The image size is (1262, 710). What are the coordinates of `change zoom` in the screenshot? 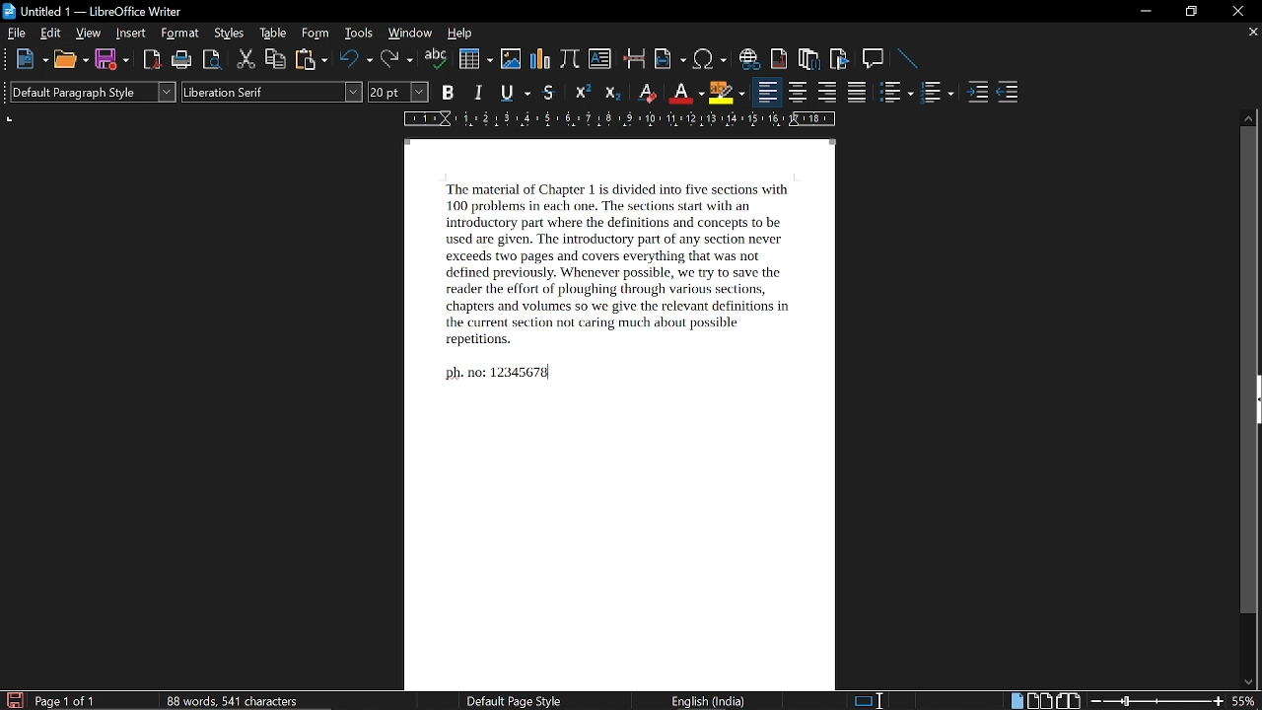 It's located at (1157, 702).